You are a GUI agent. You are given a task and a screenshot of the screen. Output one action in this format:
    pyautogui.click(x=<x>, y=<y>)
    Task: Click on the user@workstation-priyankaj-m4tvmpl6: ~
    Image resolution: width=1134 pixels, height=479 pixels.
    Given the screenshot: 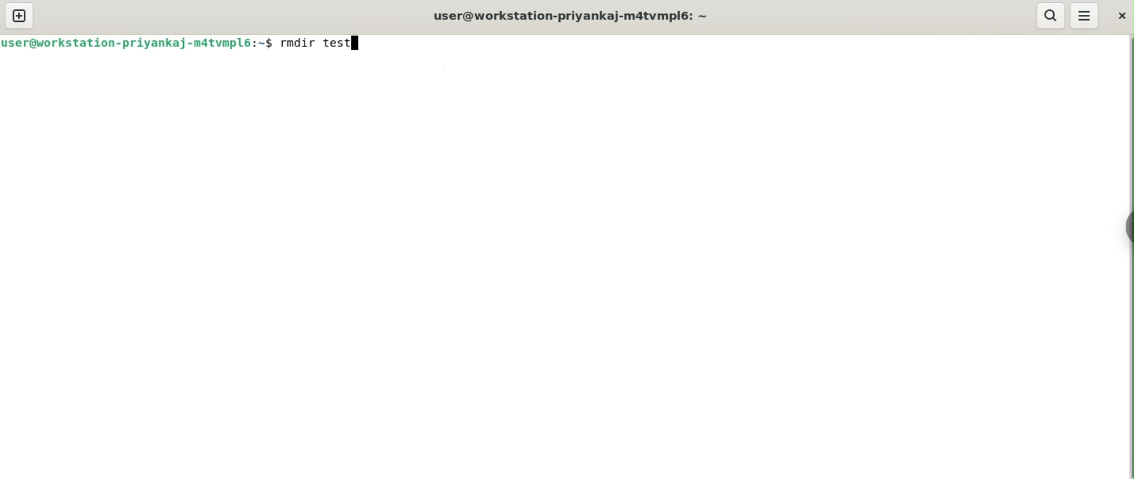 What is the action you would take?
    pyautogui.click(x=577, y=15)
    